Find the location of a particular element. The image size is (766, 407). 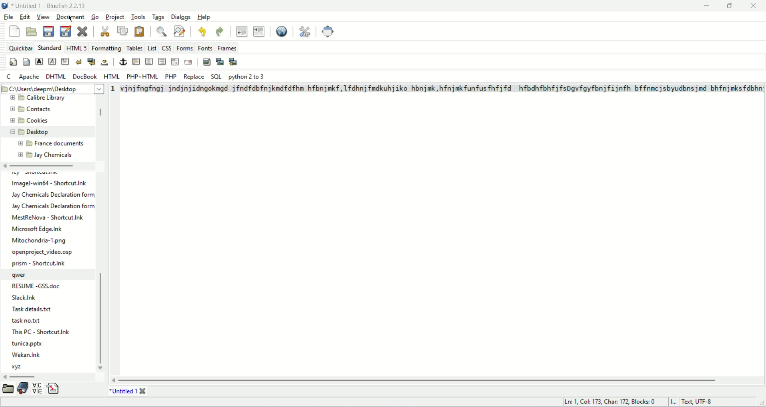

horizontal rule is located at coordinates (136, 61).